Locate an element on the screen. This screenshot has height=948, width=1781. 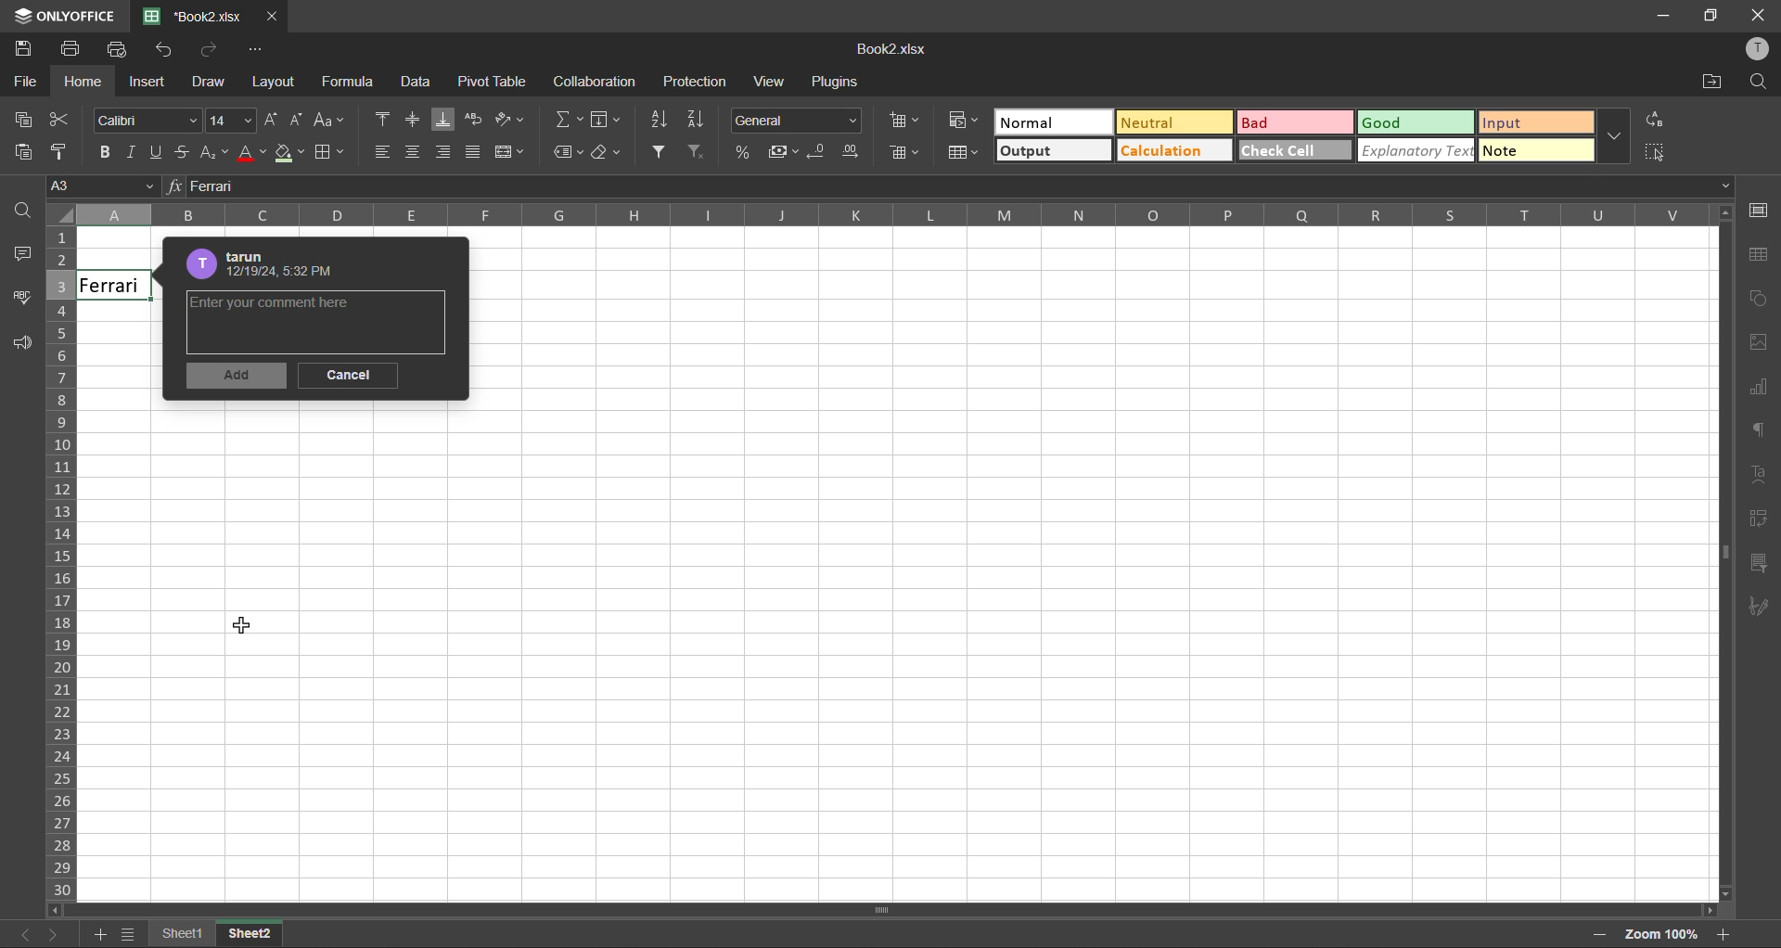
align middle is located at coordinates (410, 120).